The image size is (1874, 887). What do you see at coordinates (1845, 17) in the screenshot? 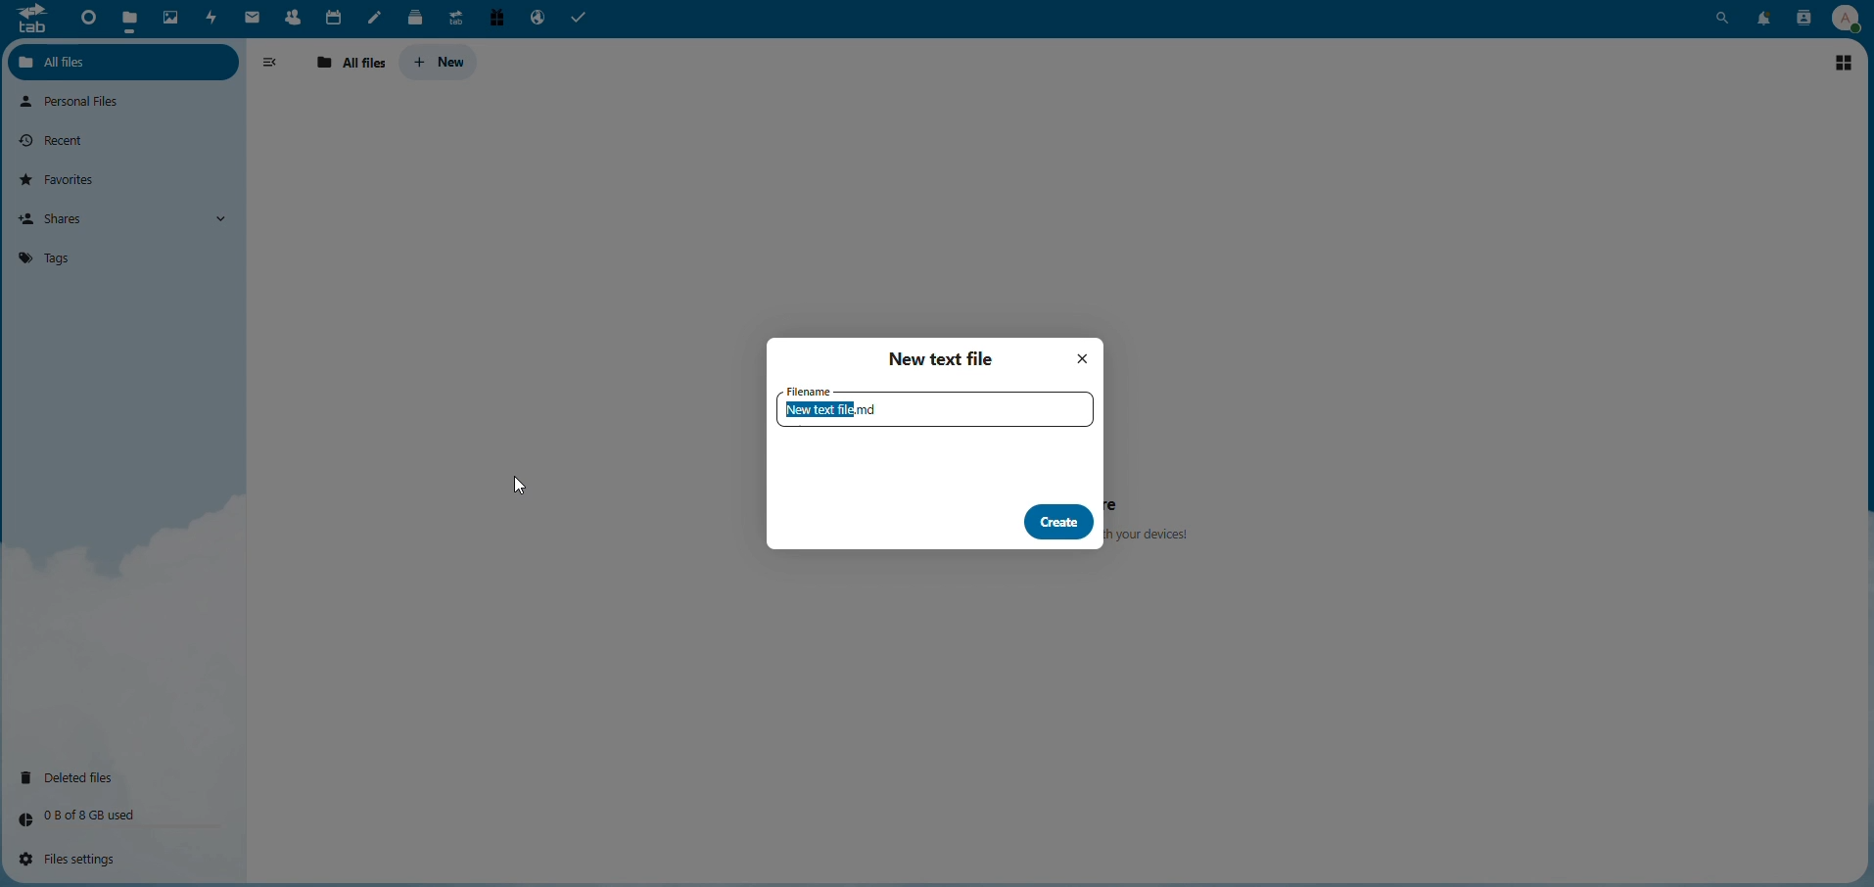
I see `Profile` at bounding box center [1845, 17].